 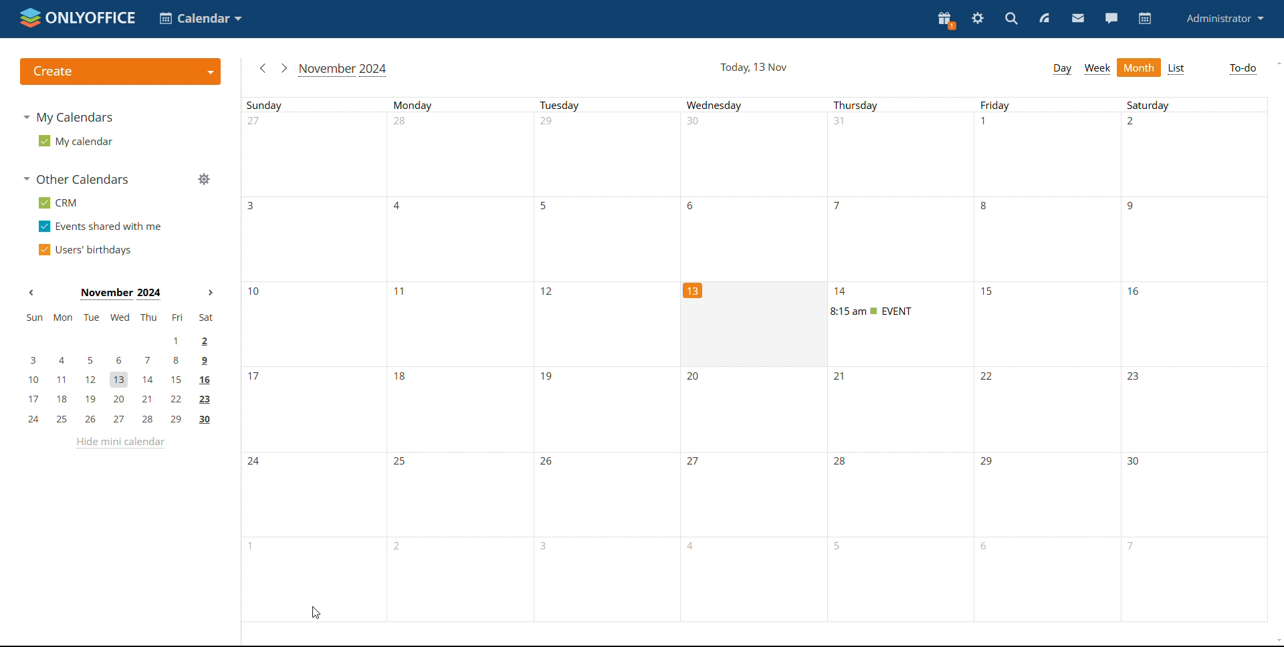 I want to click on dates of the month, so click(x=763, y=494).